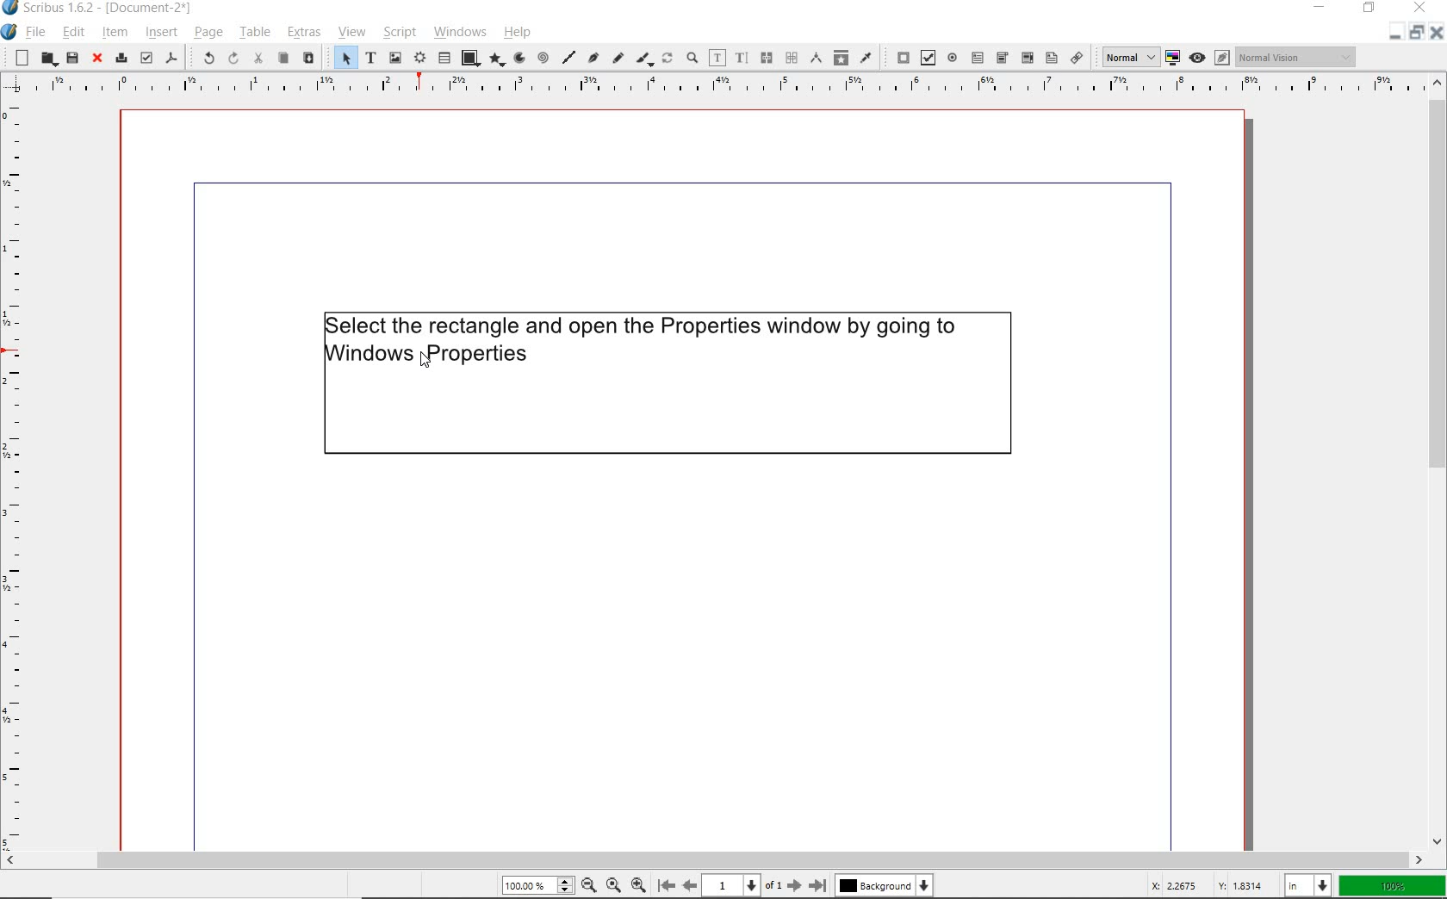 Image resolution: width=1447 pixels, height=899 pixels. I want to click on Background, so click(887, 883).